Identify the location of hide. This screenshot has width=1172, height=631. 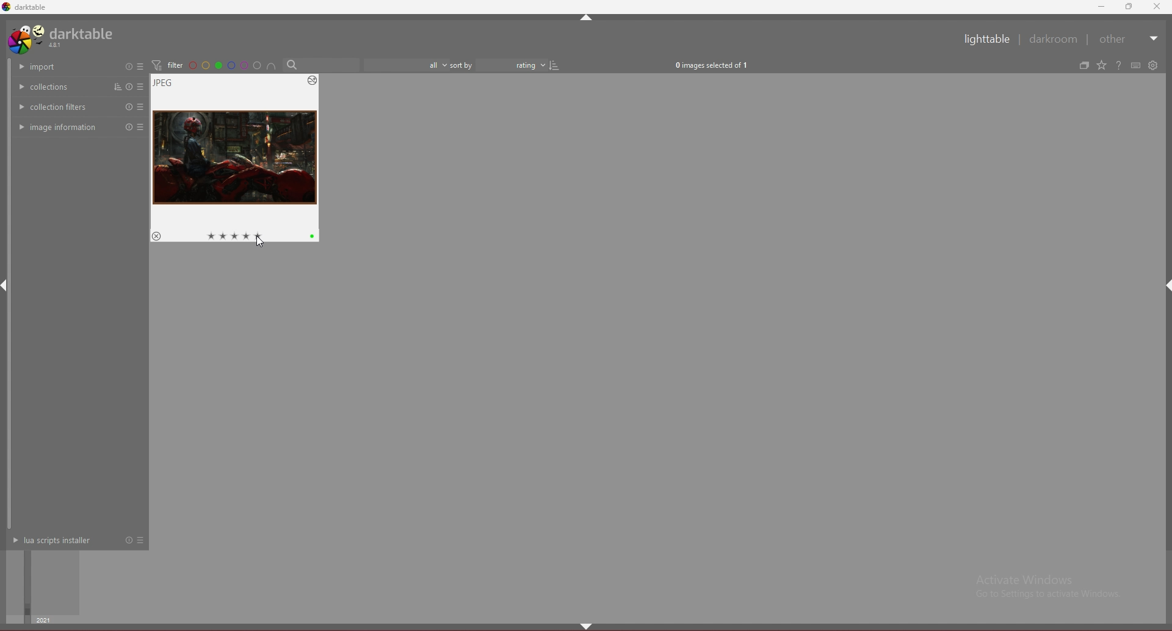
(587, 18).